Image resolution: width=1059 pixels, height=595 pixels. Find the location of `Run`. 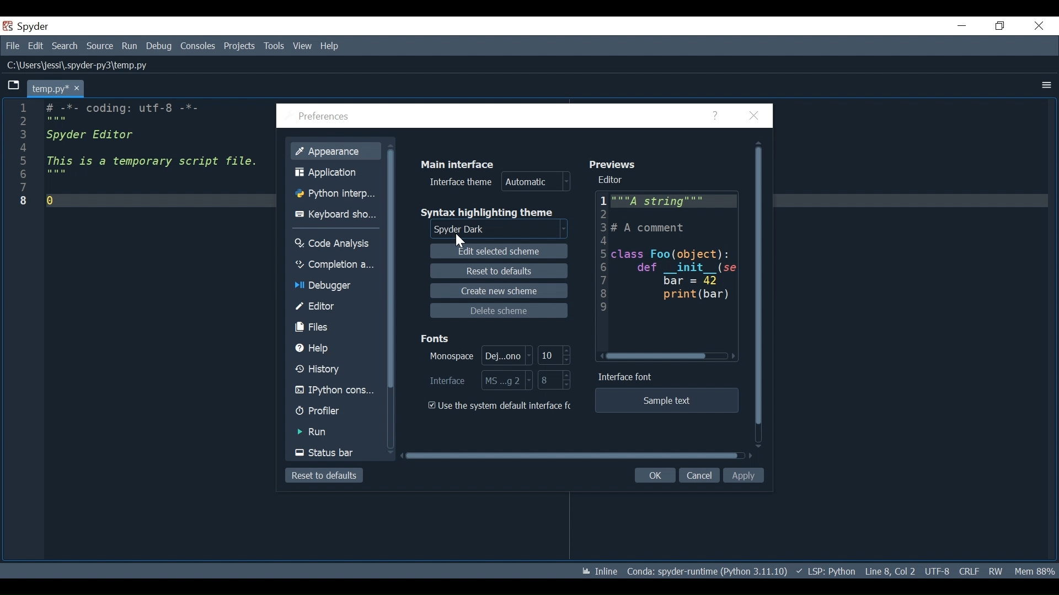

Run is located at coordinates (337, 432).